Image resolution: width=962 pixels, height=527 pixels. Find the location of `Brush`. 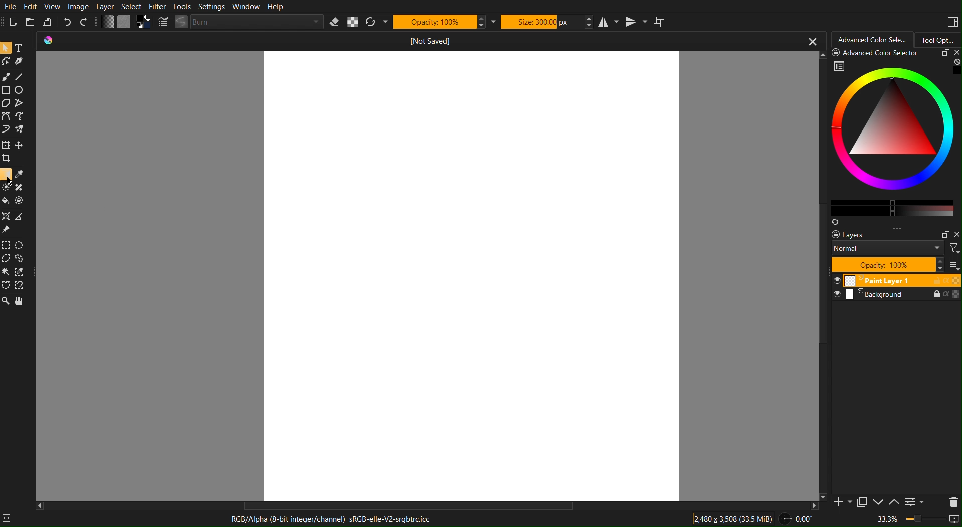

Brush is located at coordinates (6, 77).